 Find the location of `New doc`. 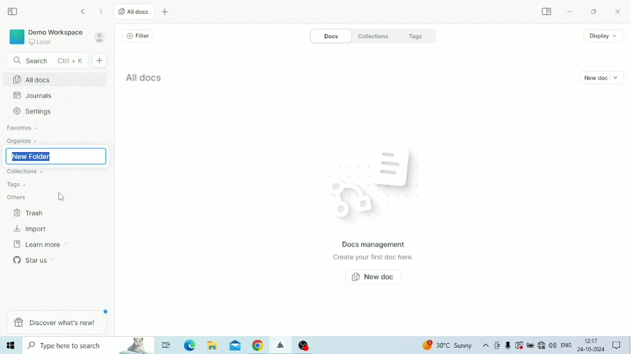

New doc is located at coordinates (101, 61).